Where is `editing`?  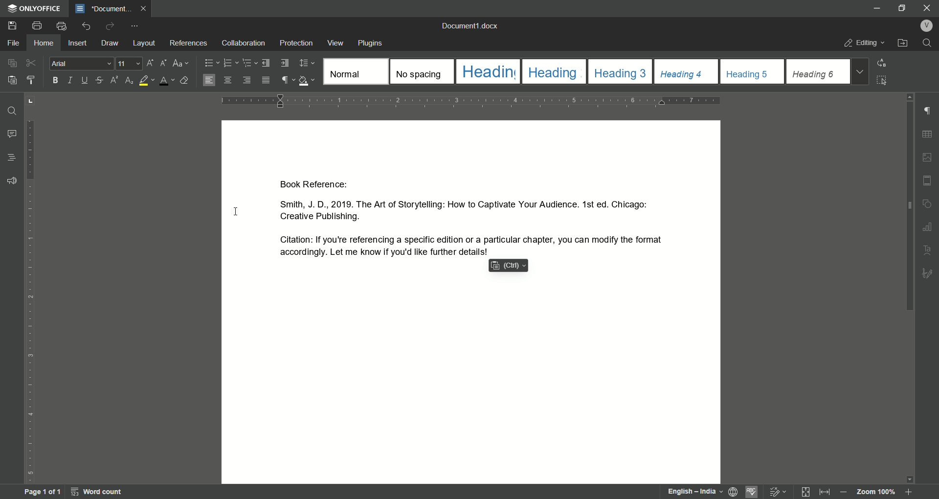
editing is located at coordinates (864, 42).